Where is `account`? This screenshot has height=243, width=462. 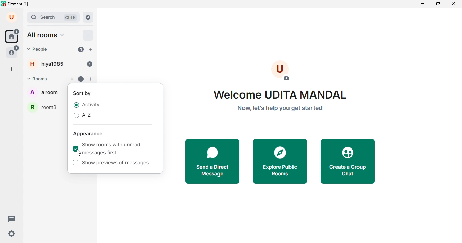 account is located at coordinates (13, 17).